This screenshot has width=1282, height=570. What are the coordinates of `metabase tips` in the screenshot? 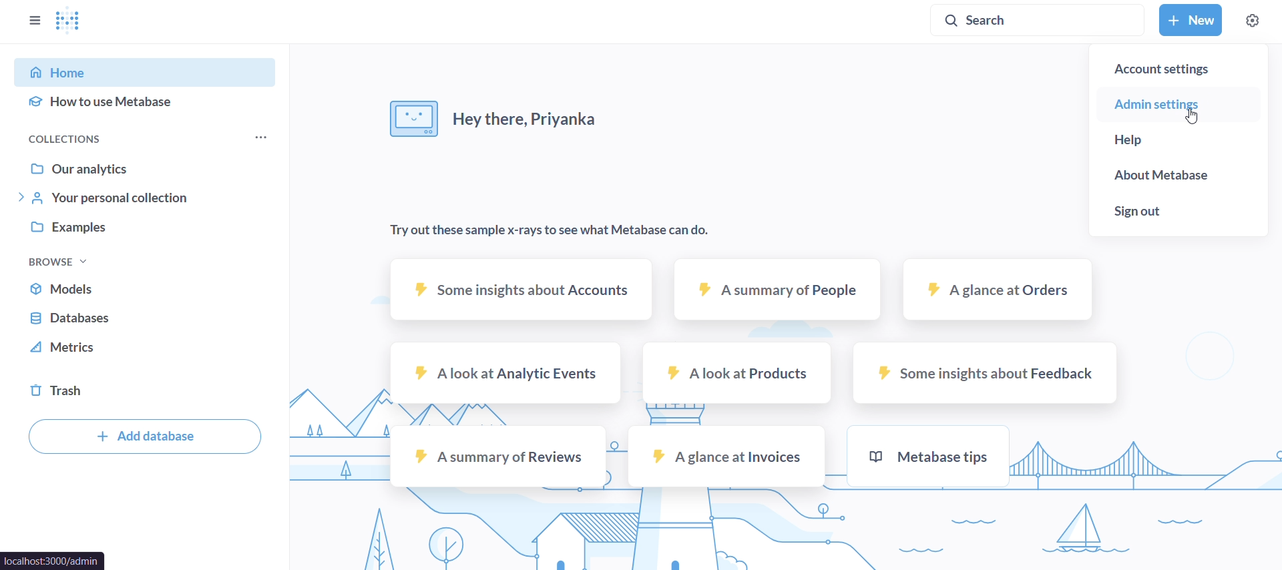 It's located at (927, 457).